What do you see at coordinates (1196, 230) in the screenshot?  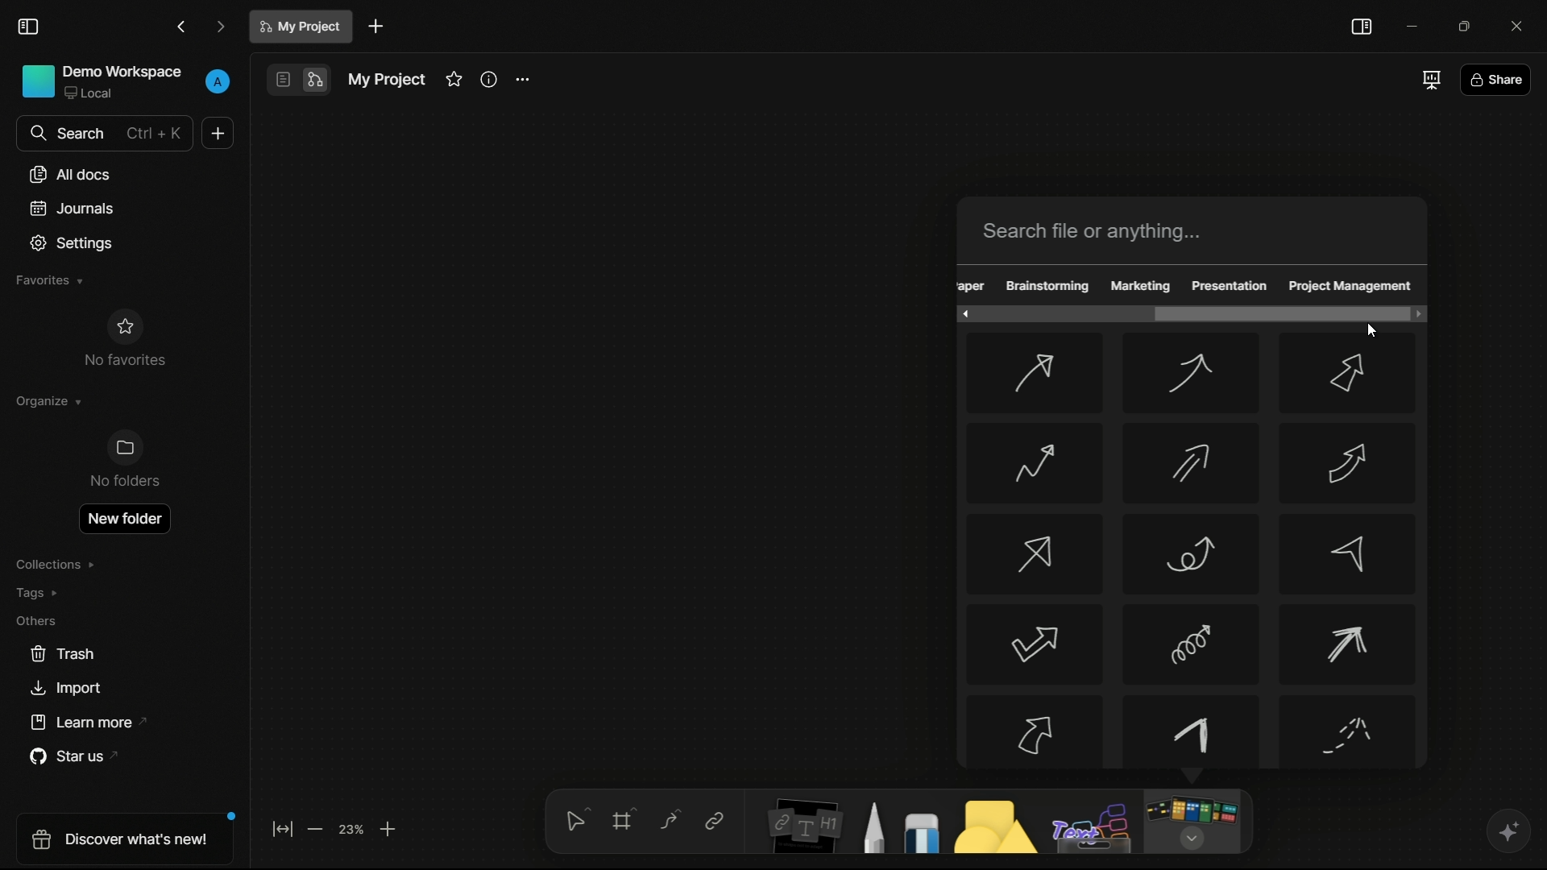 I see `search bar` at bounding box center [1196, 230].